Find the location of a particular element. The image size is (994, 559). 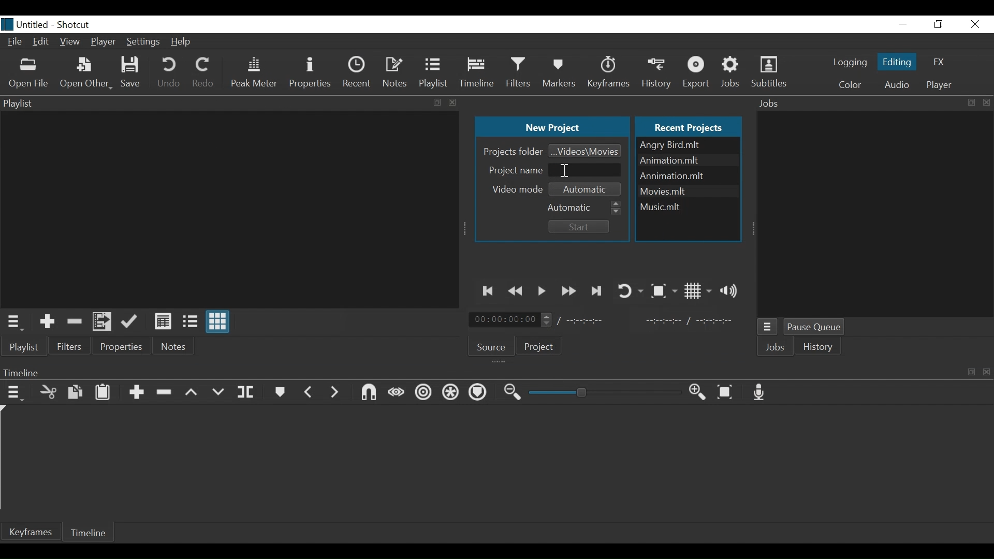

Overwrite is located at coordinates (218, 392).